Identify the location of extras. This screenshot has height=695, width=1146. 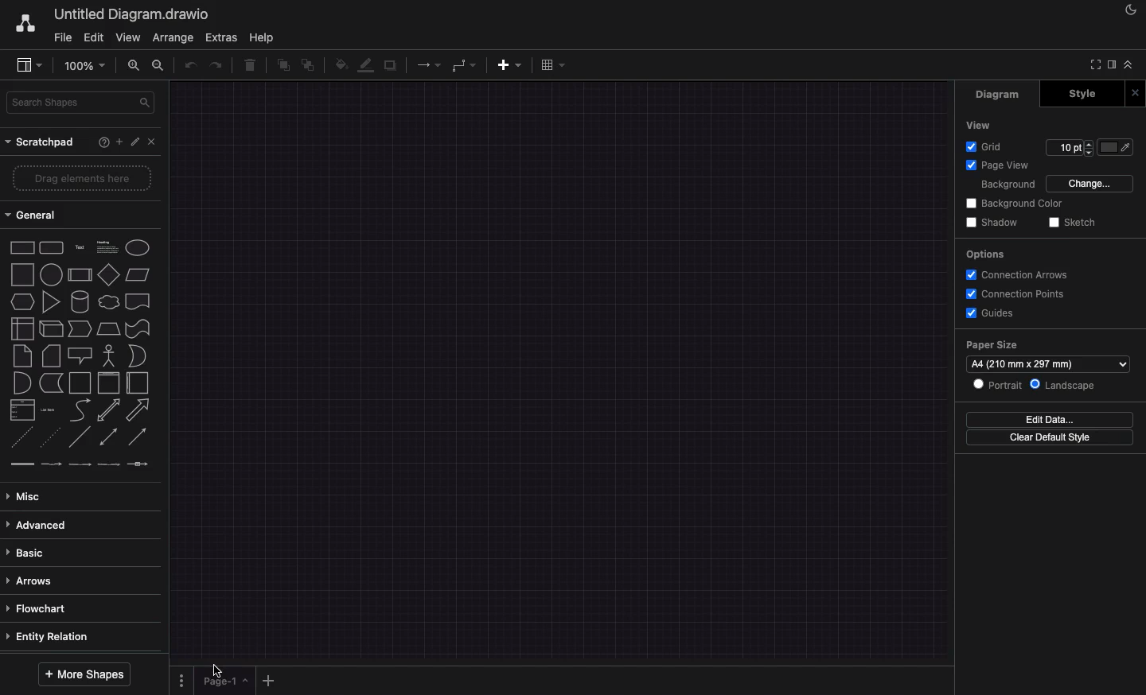
(220, 37).